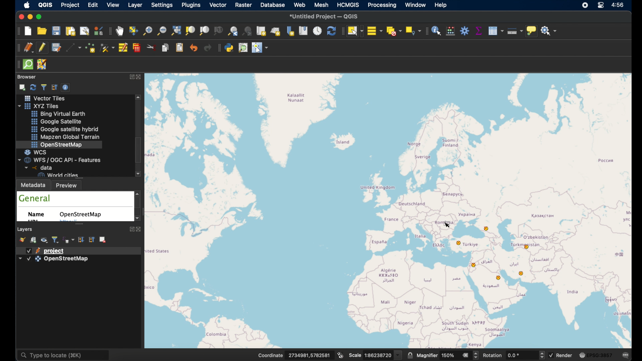  I want to click on toggle editing, so click(43, 47).